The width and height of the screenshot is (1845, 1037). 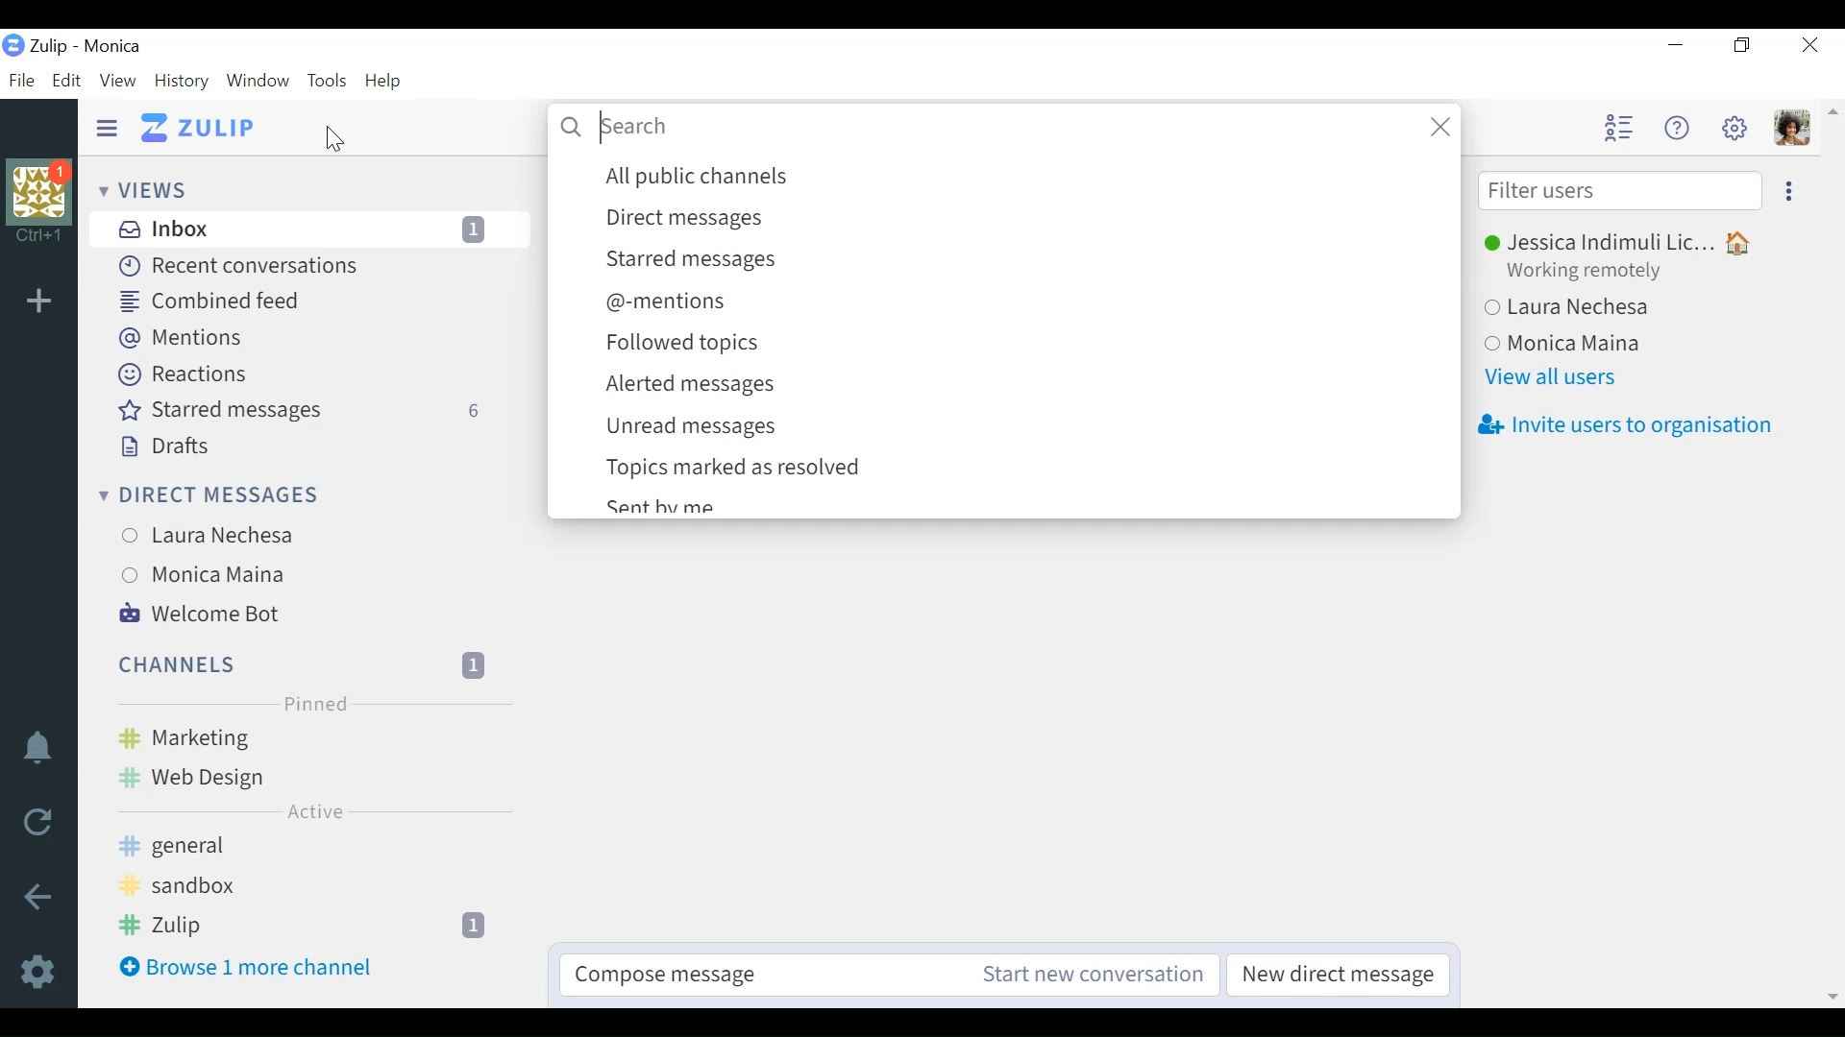 I want to click on Compose message, so click(x=749, y=974).